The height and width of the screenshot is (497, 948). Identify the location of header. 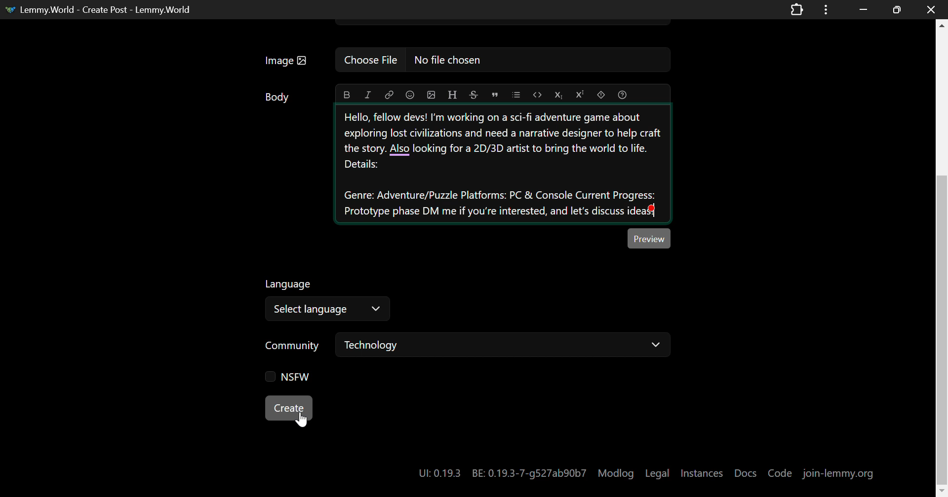
(453, 93).